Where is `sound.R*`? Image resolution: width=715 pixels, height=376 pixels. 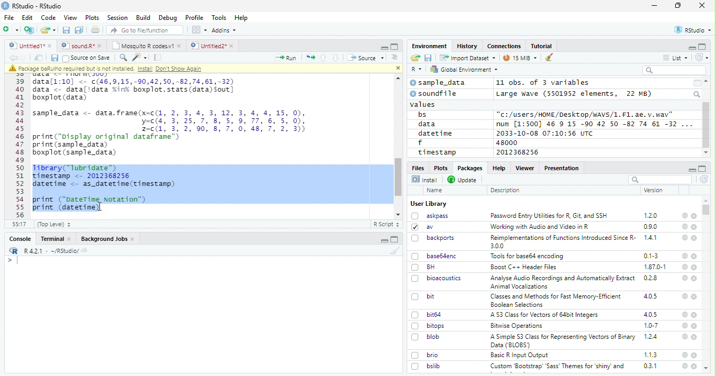
sound.R* is located at coordinates (82, 46).